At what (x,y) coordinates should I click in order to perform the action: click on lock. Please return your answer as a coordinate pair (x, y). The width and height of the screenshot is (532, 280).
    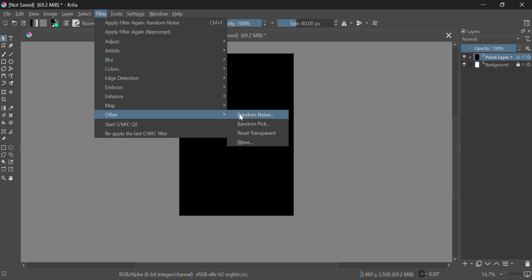
    Looking at the image, I should click on (517, 57).